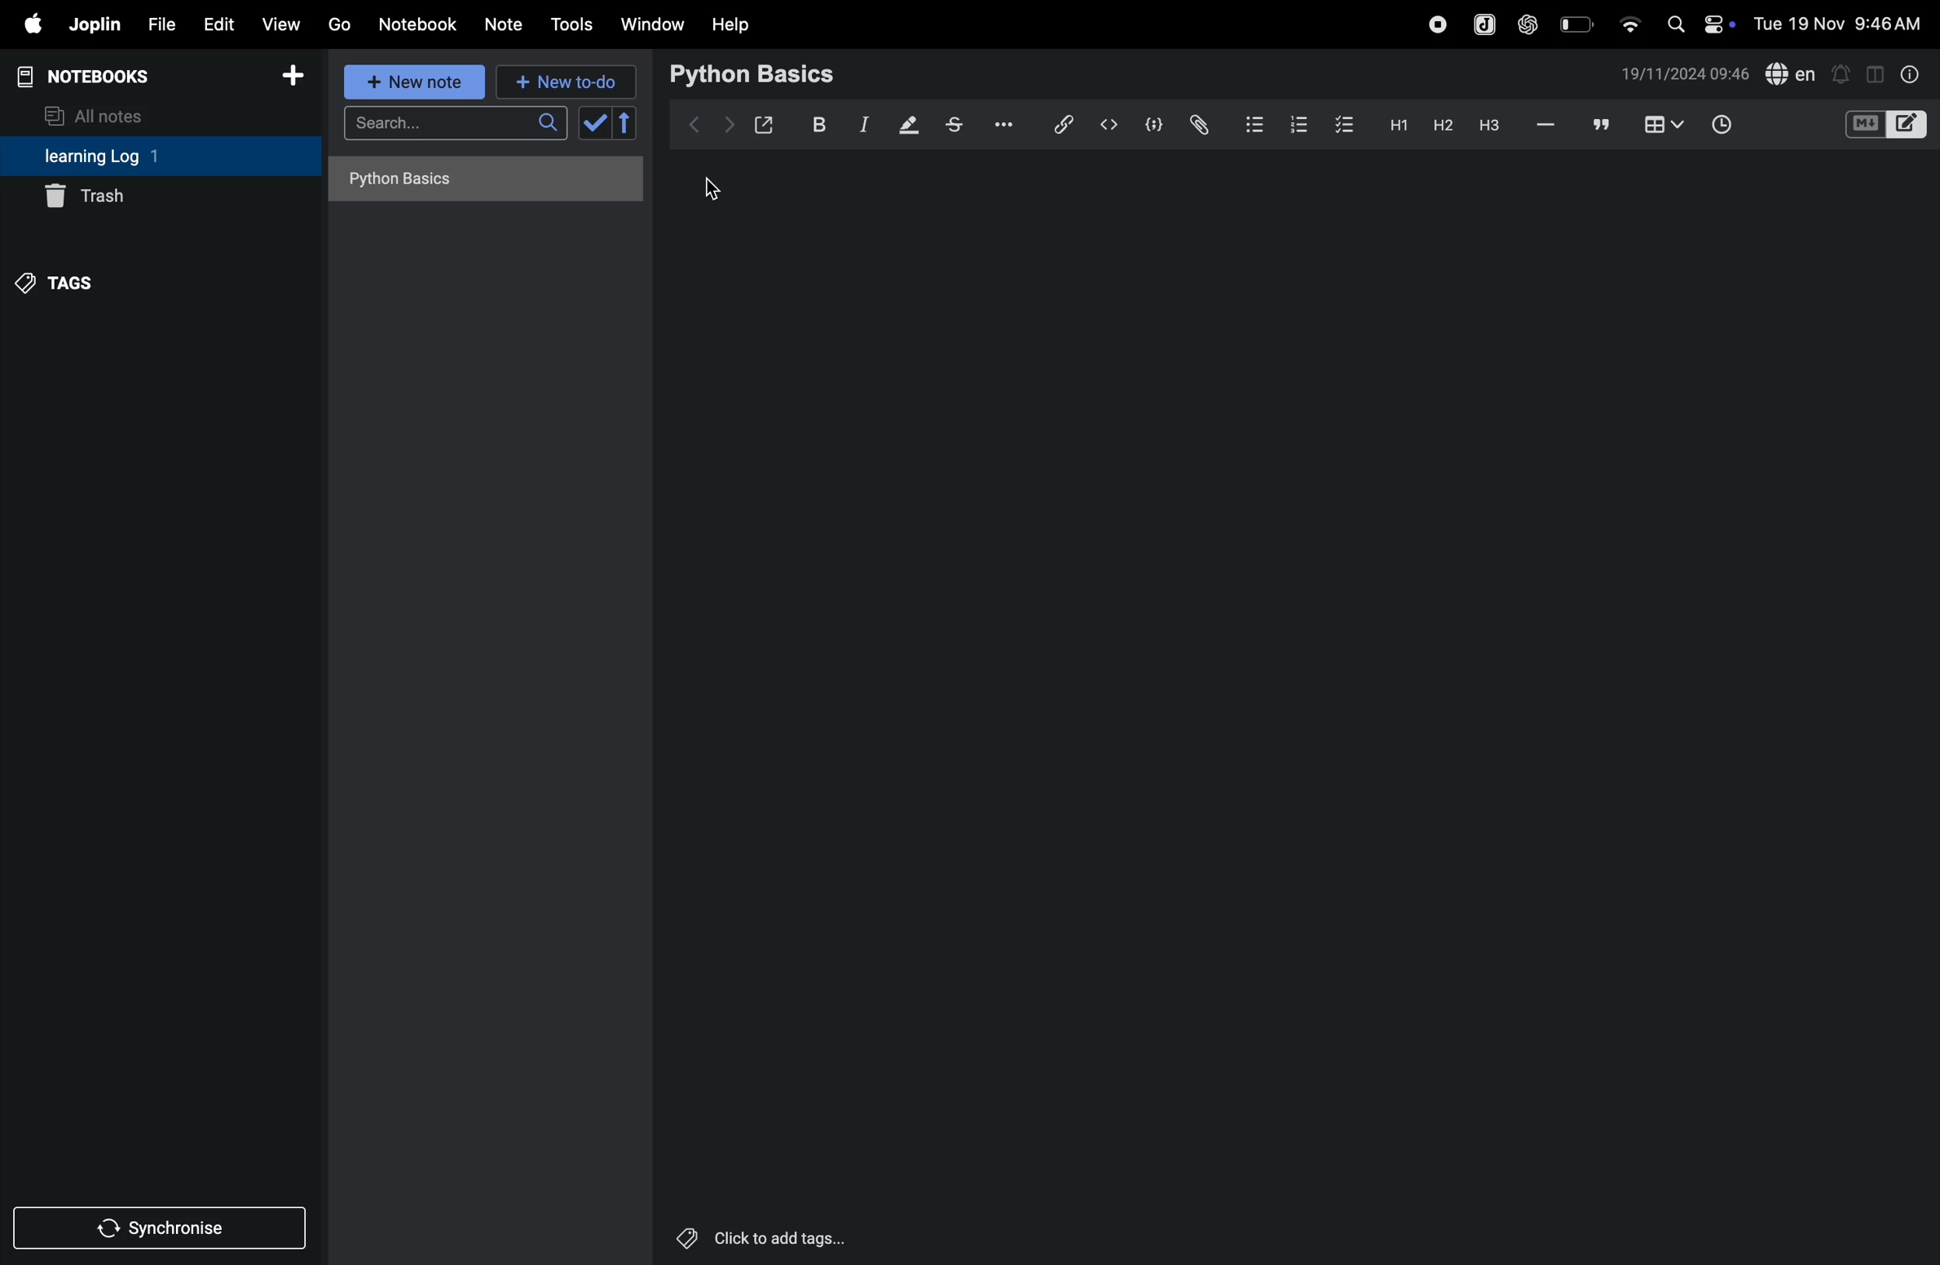  Describe the element at coordinates (1061, 124) in the screenshot. I see `hyper link` at that location.